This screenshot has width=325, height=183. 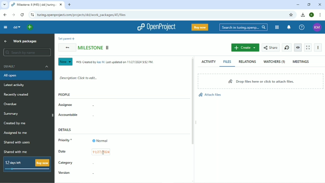 I want to click on K, so click(x=312, y=15).